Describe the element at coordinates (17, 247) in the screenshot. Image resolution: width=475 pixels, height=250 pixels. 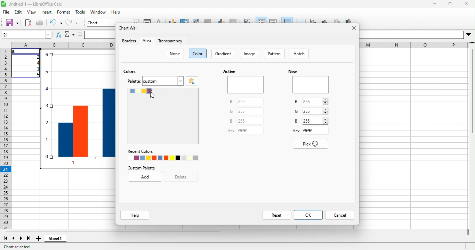
I see `chart selected` at that location.